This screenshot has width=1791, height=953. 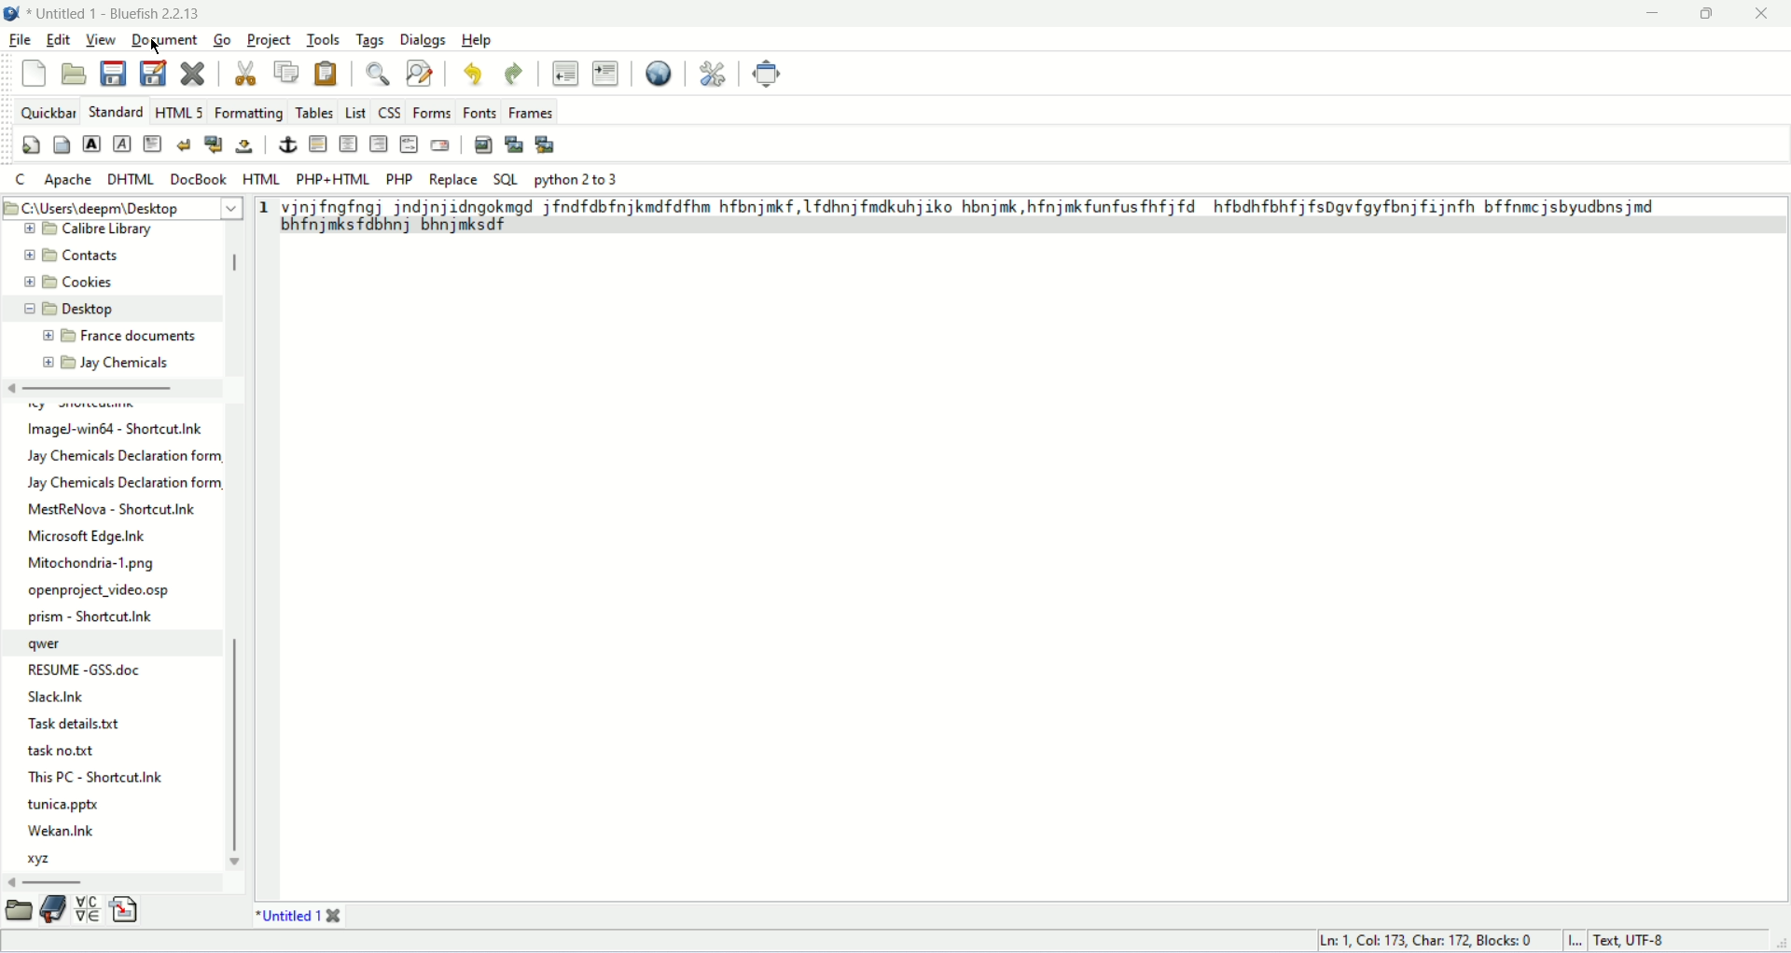 What do you see at coordinates (264, 181) in the screenshot?
I see `HTML` at bounding box center [264, 181].